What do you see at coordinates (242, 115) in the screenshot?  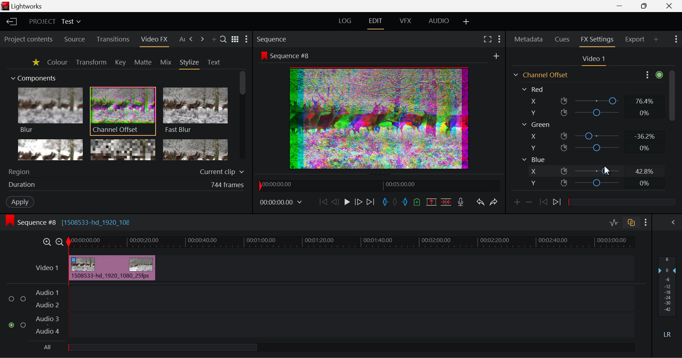 I see `Scroll Bar` at bounding box center [242, 115].